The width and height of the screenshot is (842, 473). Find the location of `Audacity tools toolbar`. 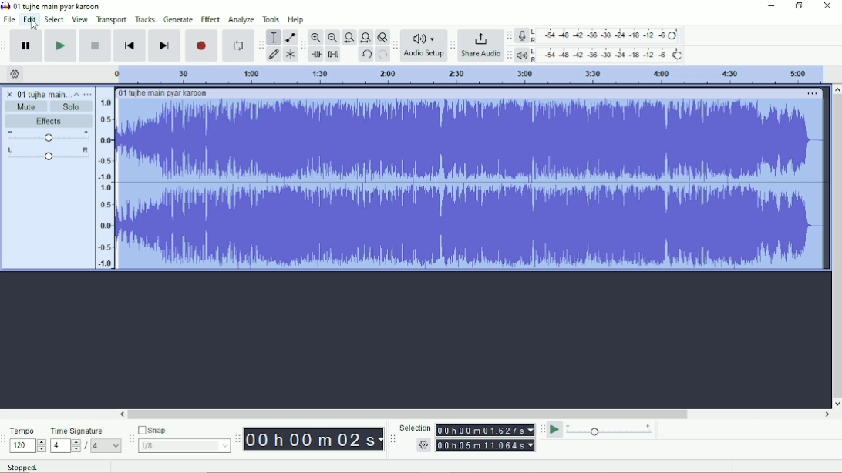

Audacity tools toolbar is located at coordinates (261, 45).